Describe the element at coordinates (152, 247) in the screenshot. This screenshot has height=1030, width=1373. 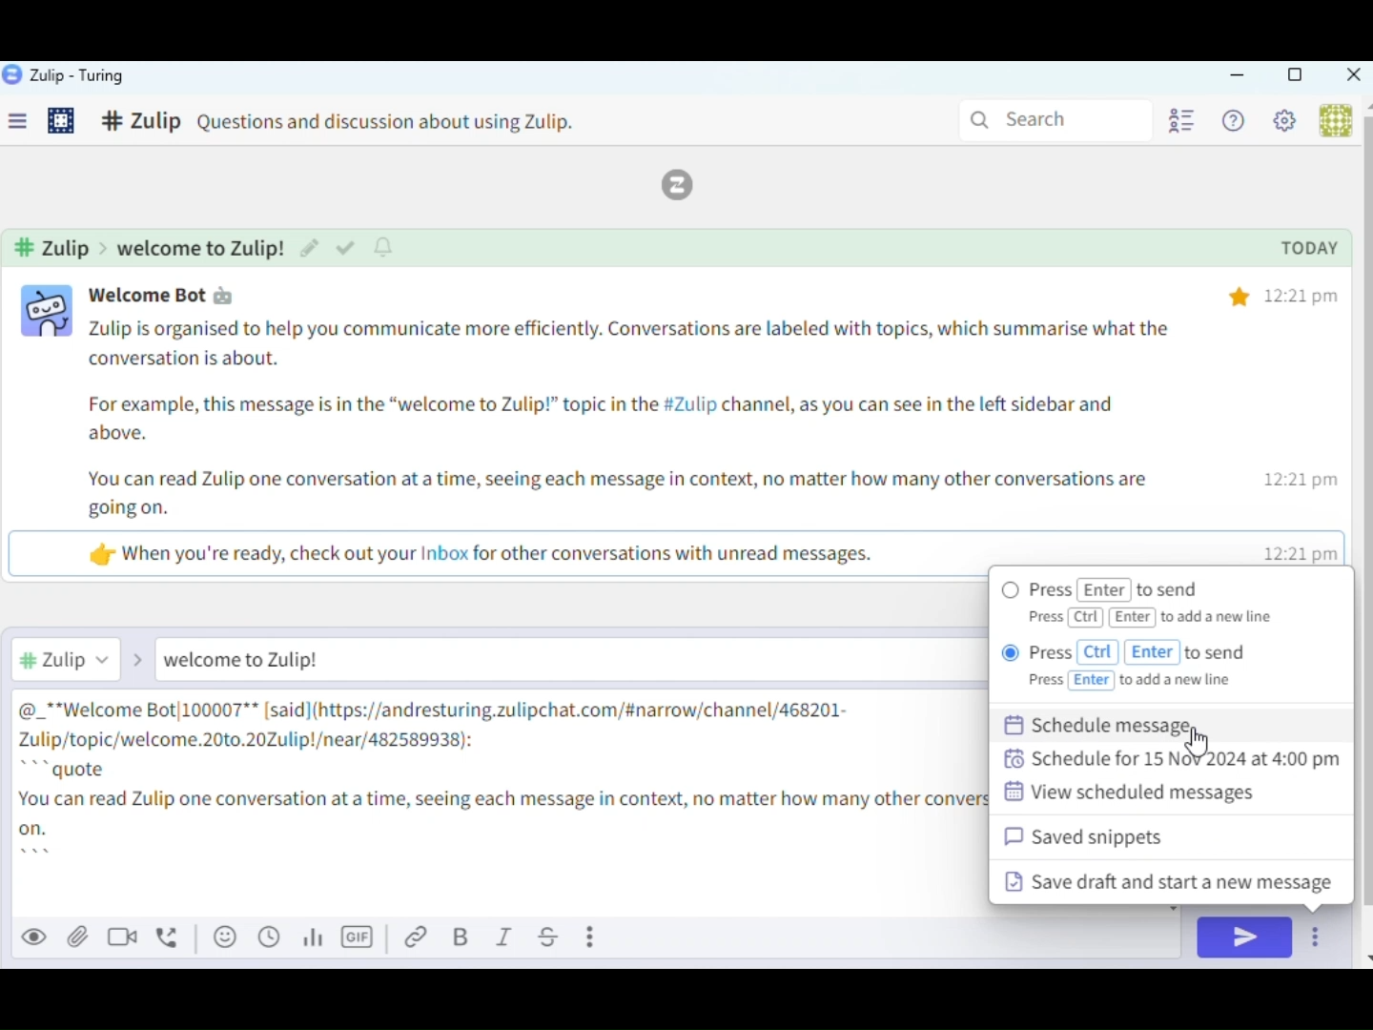
I see `channel` at that location.